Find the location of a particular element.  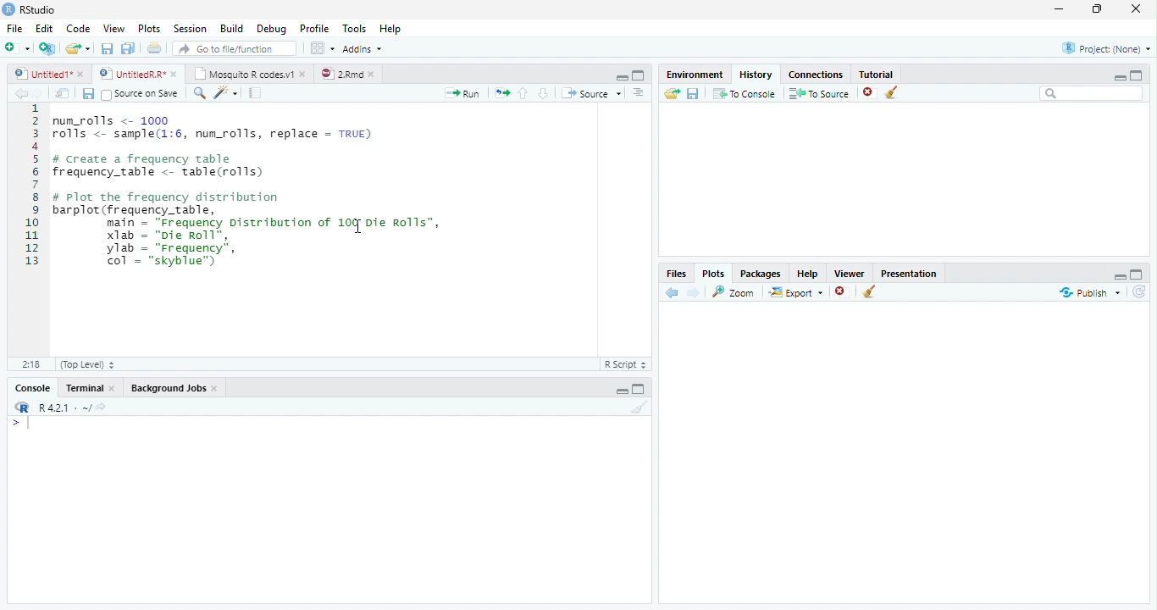

Ungitied1* is located at coordinates (48, 74).